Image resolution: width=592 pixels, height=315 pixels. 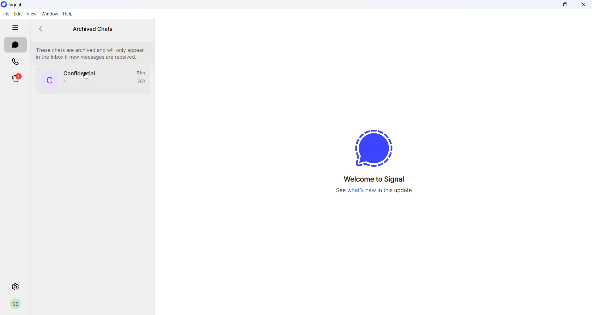 What do you see at coordinates (31, 14) in the screenshot?
I see `view` at bounding box center [31, 14].